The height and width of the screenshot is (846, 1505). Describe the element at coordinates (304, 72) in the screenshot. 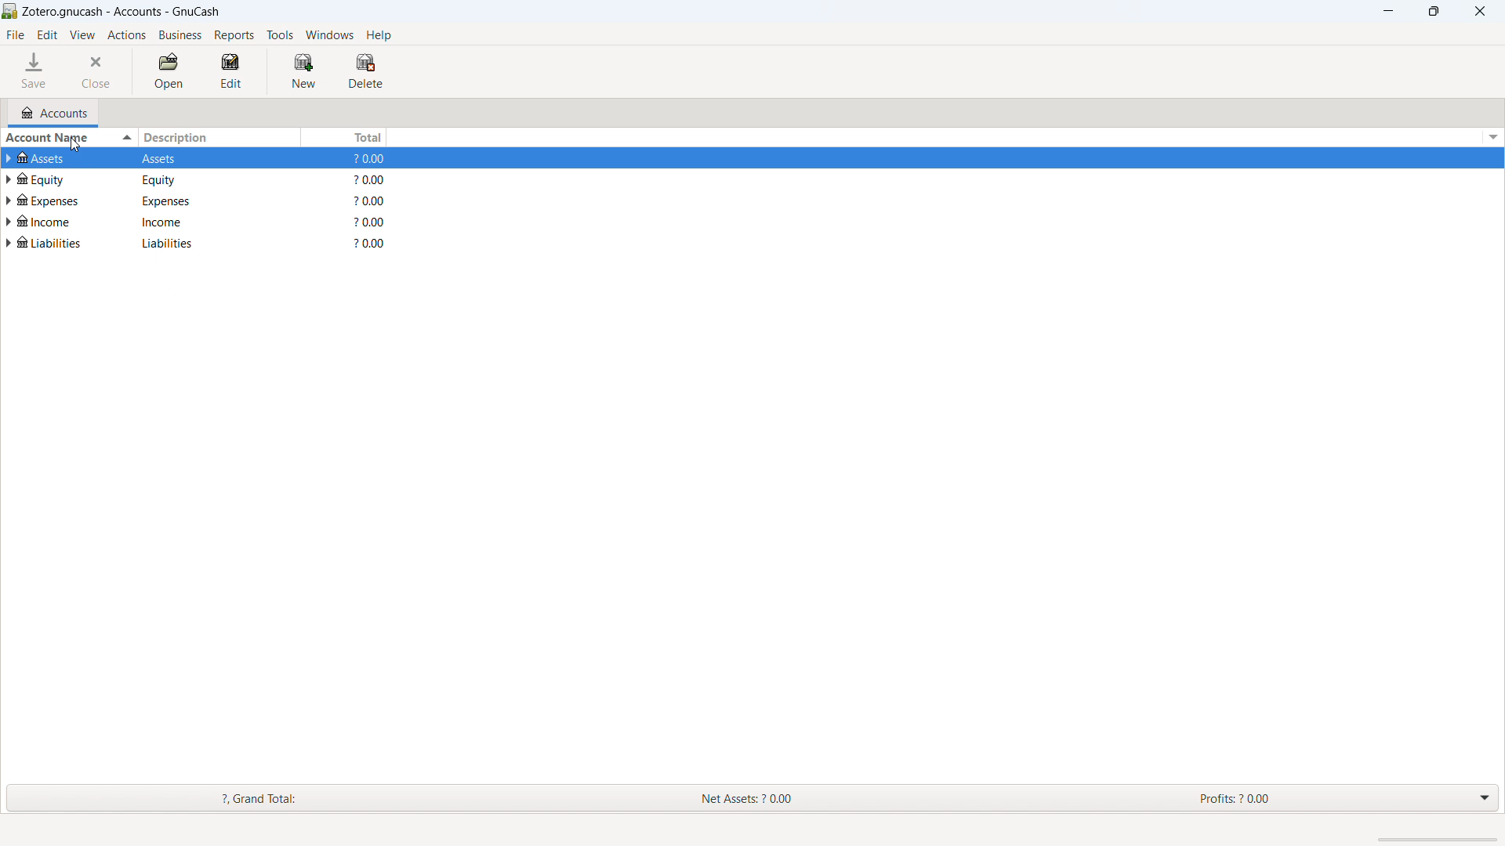

I see `new` at that location.